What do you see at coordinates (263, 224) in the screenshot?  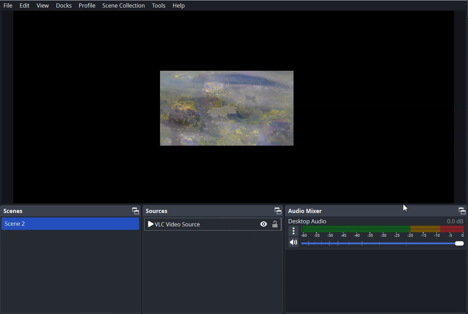 I see `Eye` at bounding box center [263, 224].